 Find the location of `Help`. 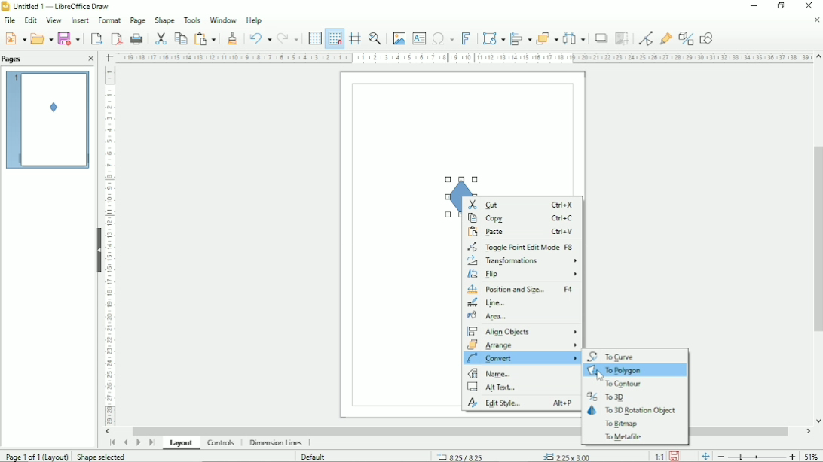

Help is located at coordinates (255, 20).